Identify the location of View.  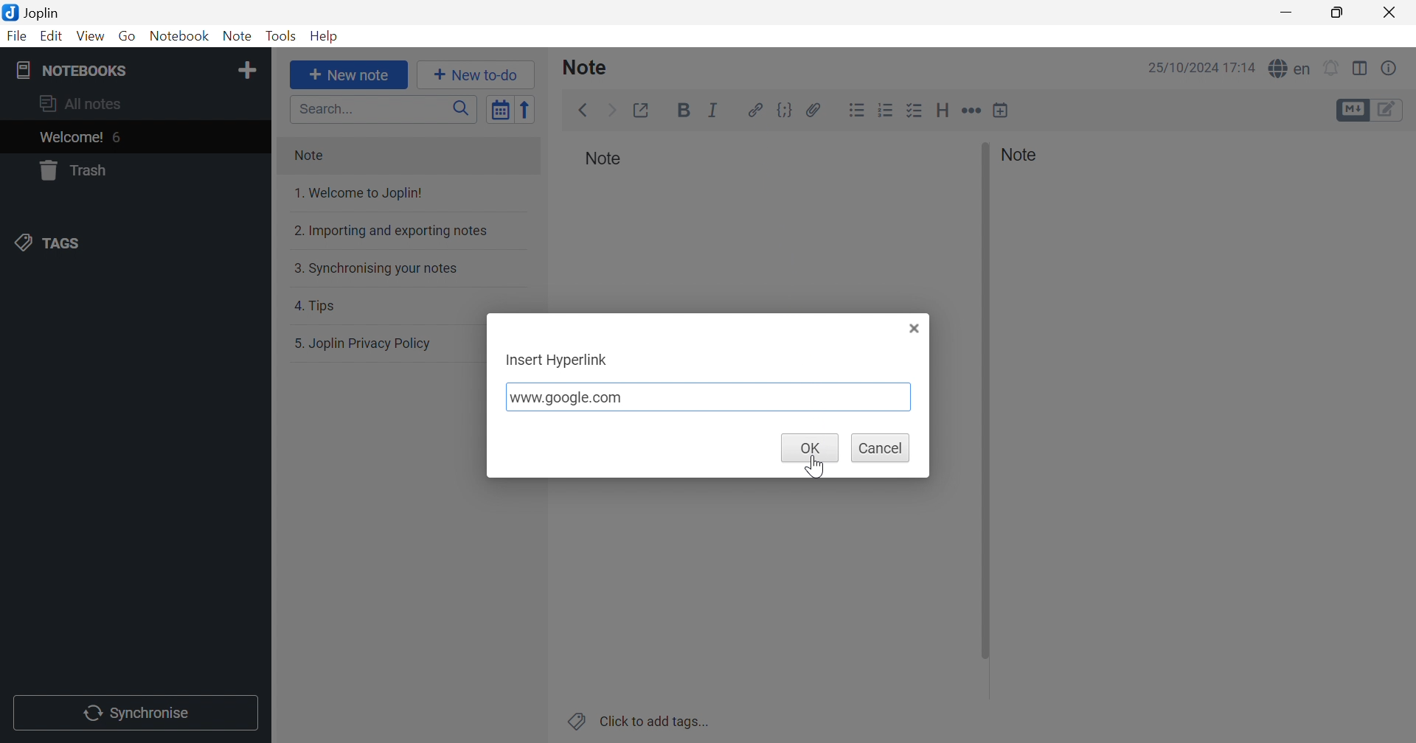
(91, 36).